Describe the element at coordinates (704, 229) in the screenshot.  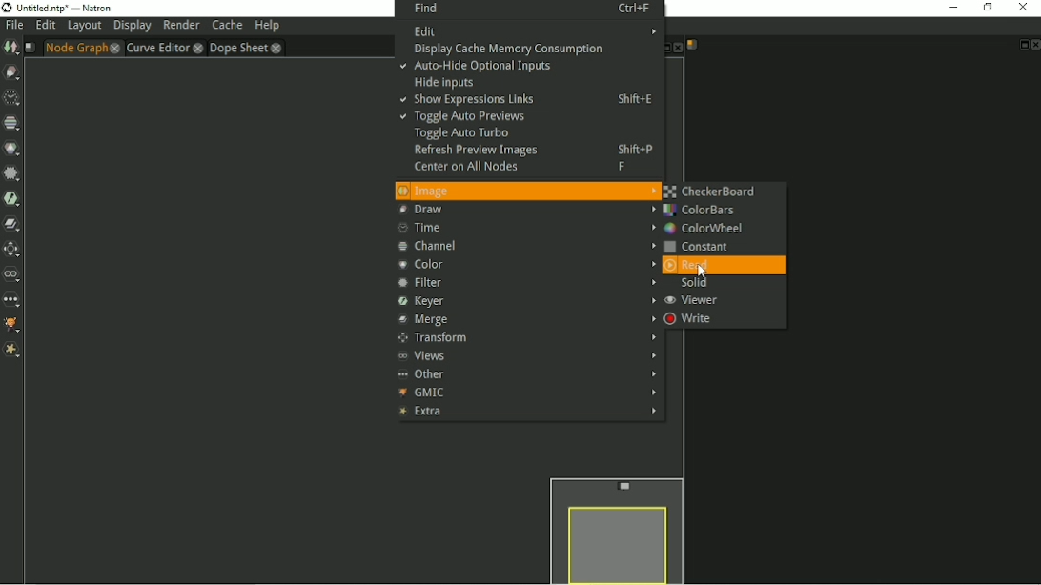
I see `ColorWheel` at that location.